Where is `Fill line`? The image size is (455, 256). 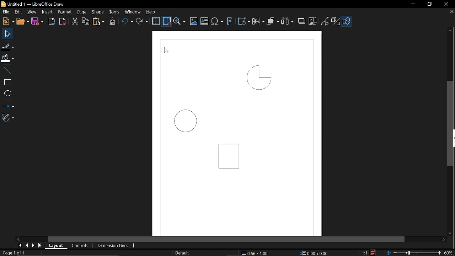
Fill line is located at coordinates (8, 46).